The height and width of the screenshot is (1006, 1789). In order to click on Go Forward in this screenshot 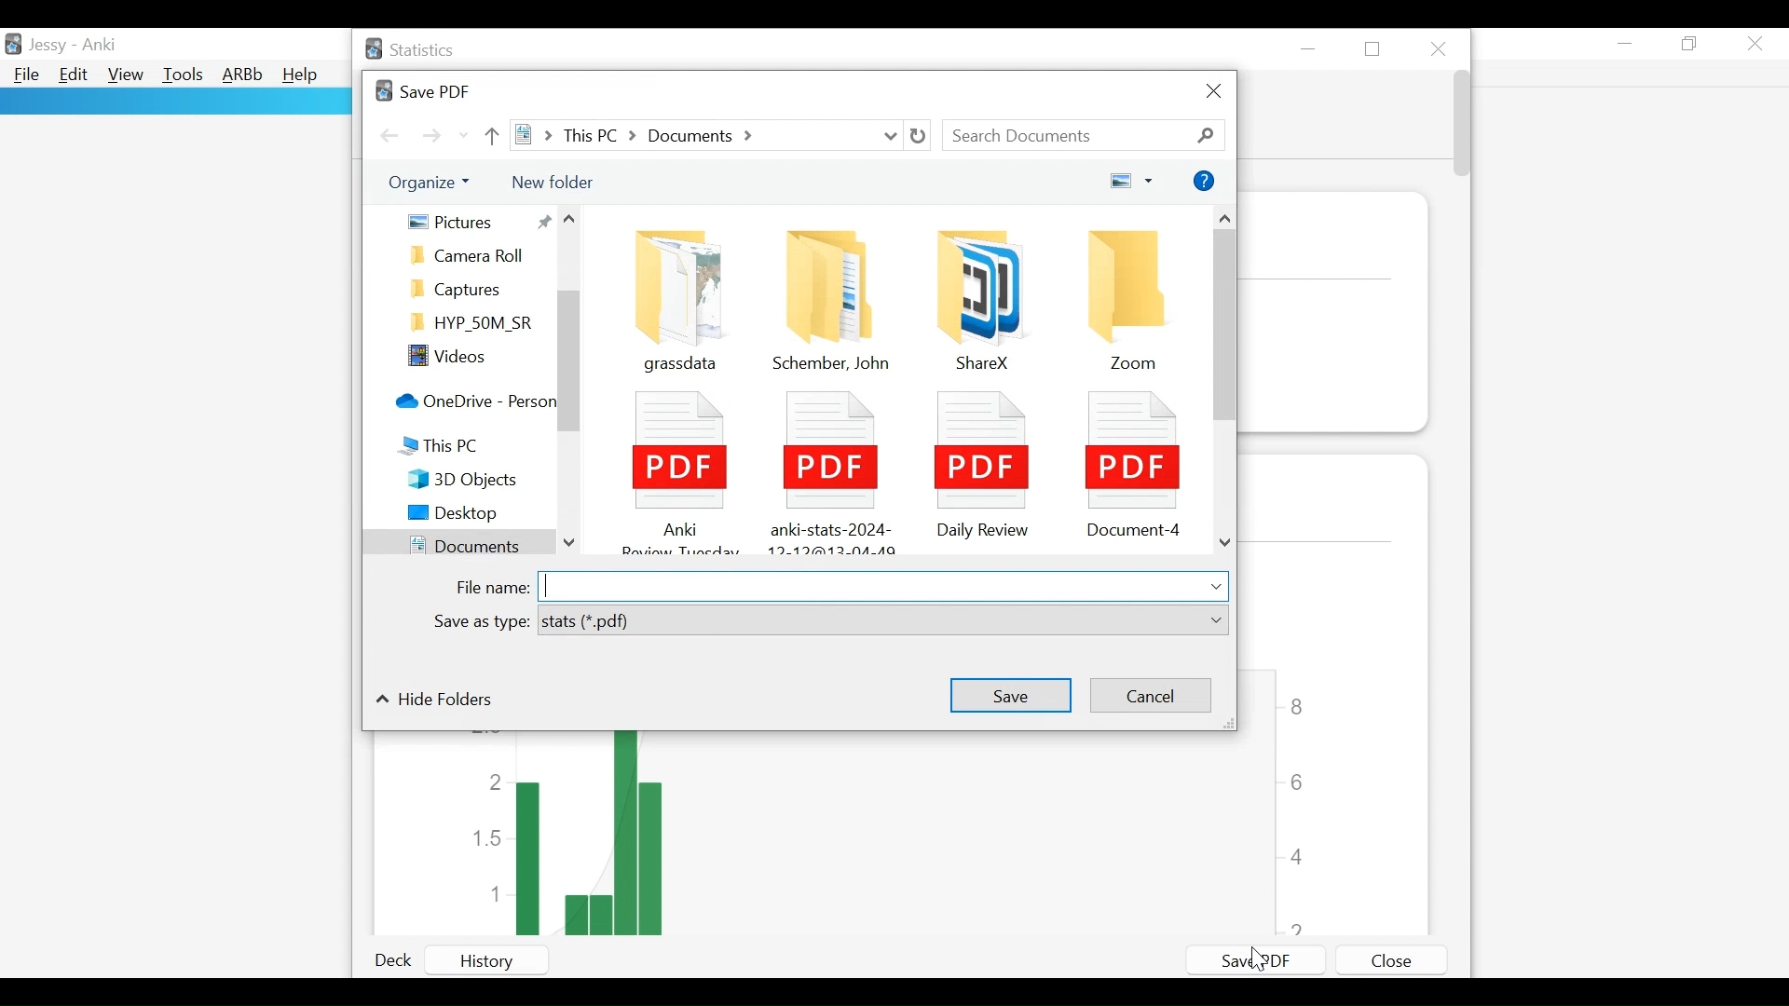, I will do `click(432, 136)`.